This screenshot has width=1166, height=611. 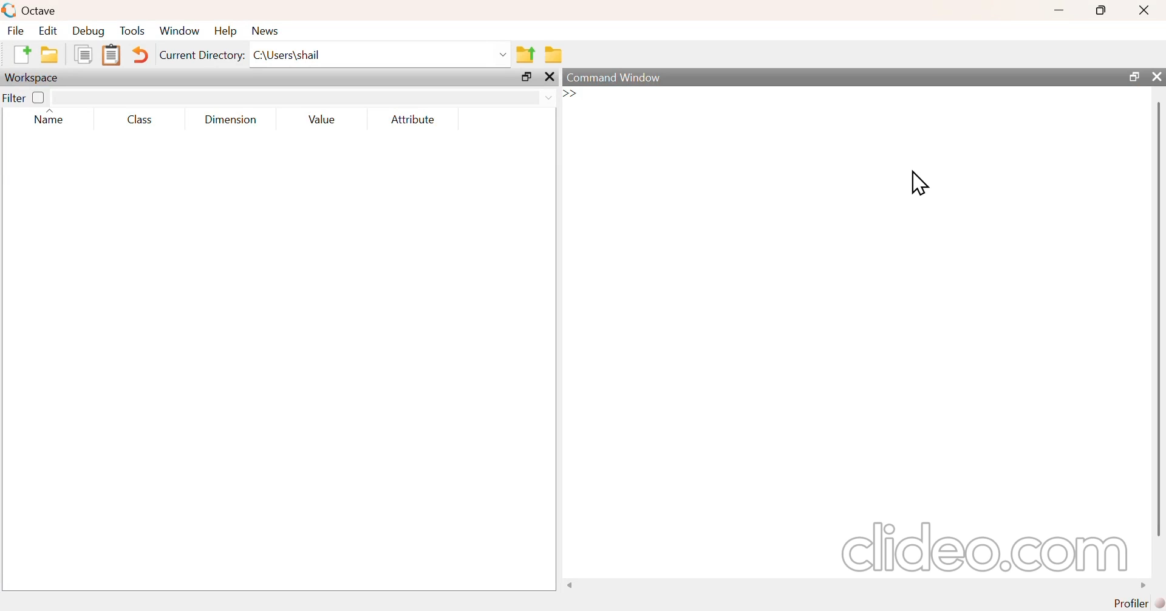 What do you see at coordinates (203, 55) in the screenshot?
I see `current directory` at bounding box center [203, 55].